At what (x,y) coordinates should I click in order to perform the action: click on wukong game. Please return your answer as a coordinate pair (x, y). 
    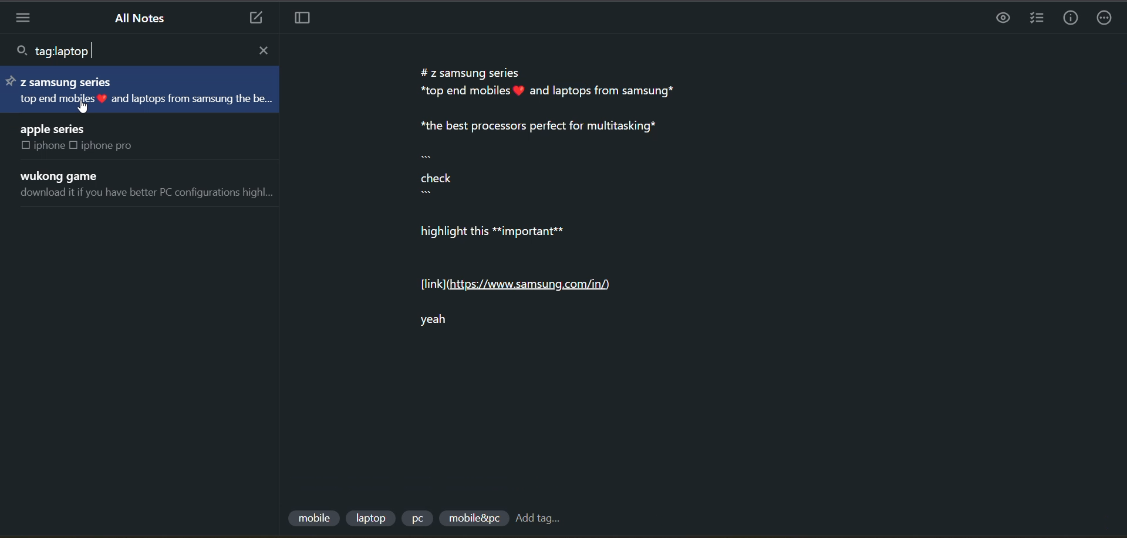
    Looking at the image, I should click on (66, 175).